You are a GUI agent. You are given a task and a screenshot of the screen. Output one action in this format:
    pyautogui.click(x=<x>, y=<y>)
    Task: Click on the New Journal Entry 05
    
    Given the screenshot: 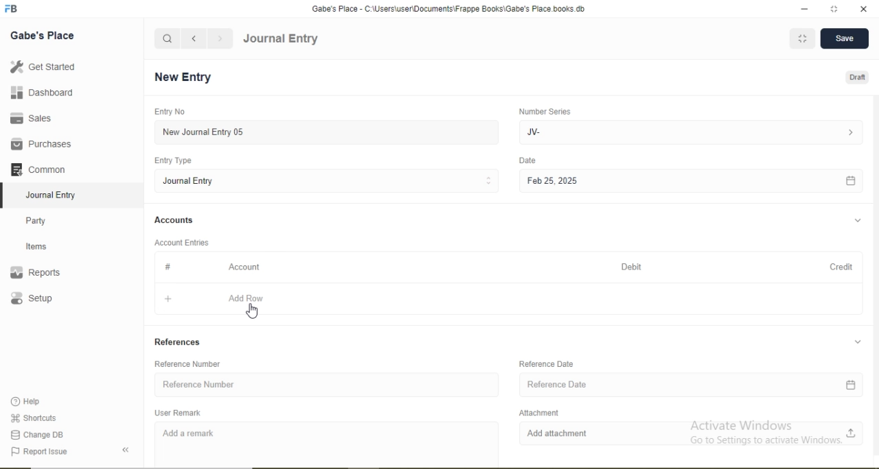 What is the action you would take?
    pyautogui.click(x=328, y=132)
    